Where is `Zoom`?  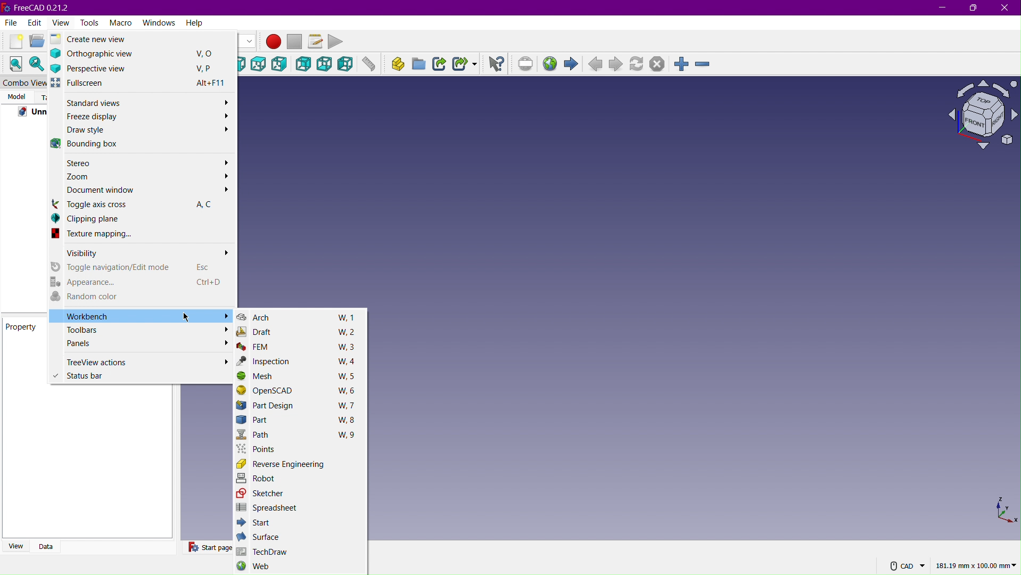 Zoom is located at coordinates (139, 179).